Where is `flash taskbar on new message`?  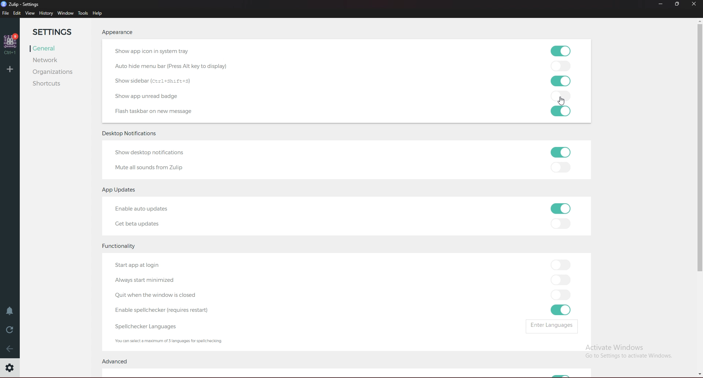 flash taskbar on new message is located at coordinates (176, 111).